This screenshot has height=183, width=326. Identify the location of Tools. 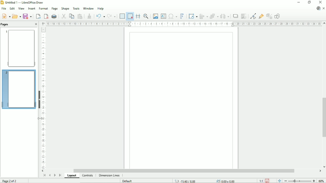
(76, 8).